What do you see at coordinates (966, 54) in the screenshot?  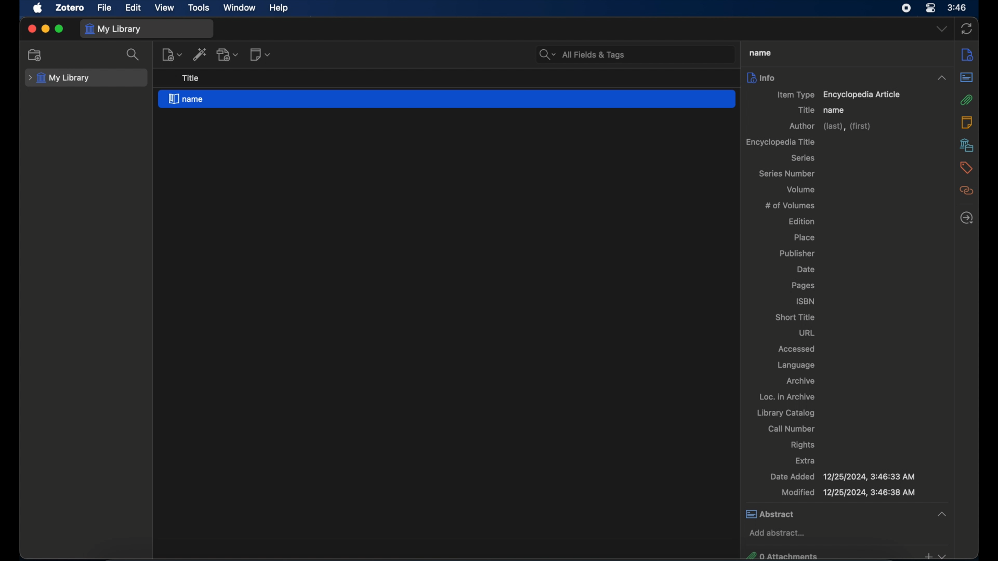 I see `info` at bounding box center [966, 54].